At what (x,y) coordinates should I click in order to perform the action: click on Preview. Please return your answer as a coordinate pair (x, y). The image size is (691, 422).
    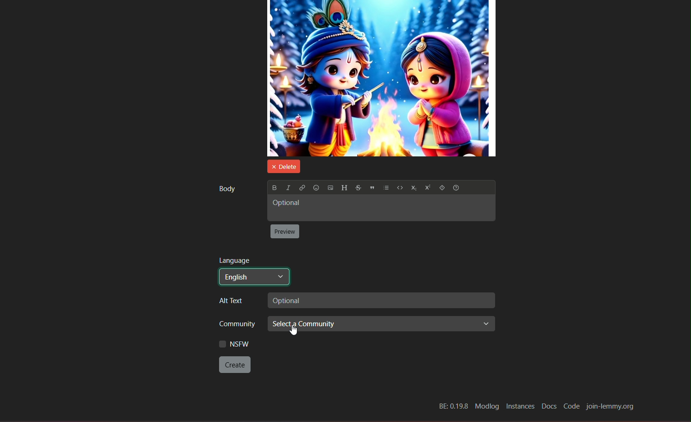
    Looking at the image, I should click on (285, 232).